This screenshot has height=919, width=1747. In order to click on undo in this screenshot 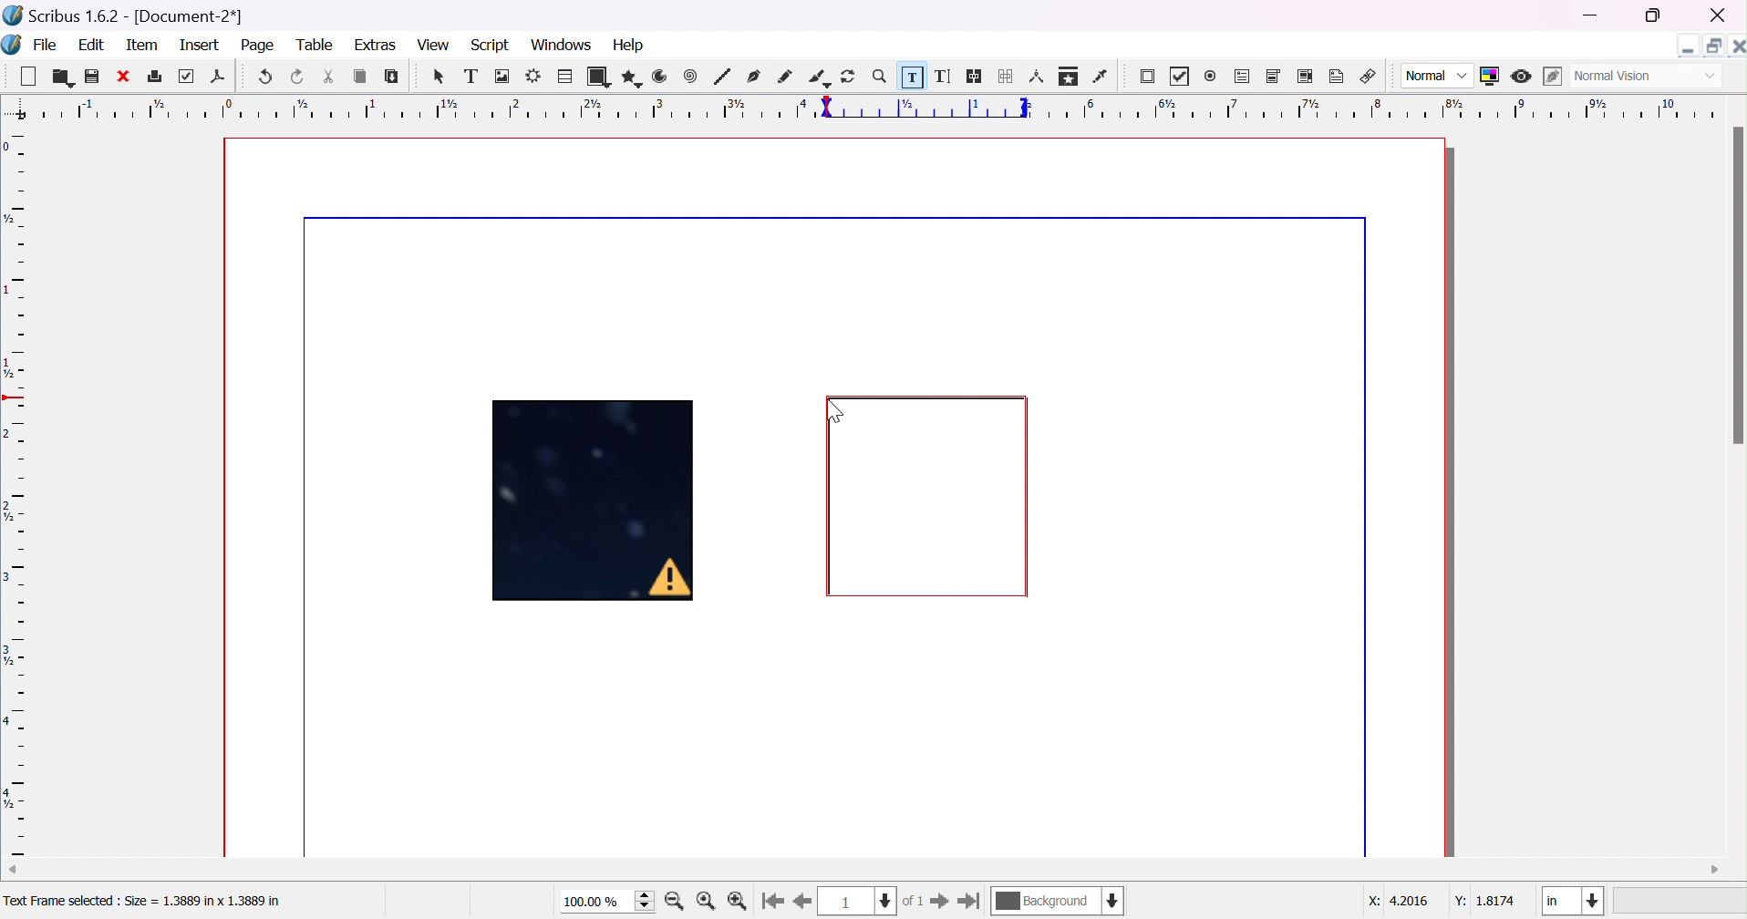, I will do `click(268, 77)`.